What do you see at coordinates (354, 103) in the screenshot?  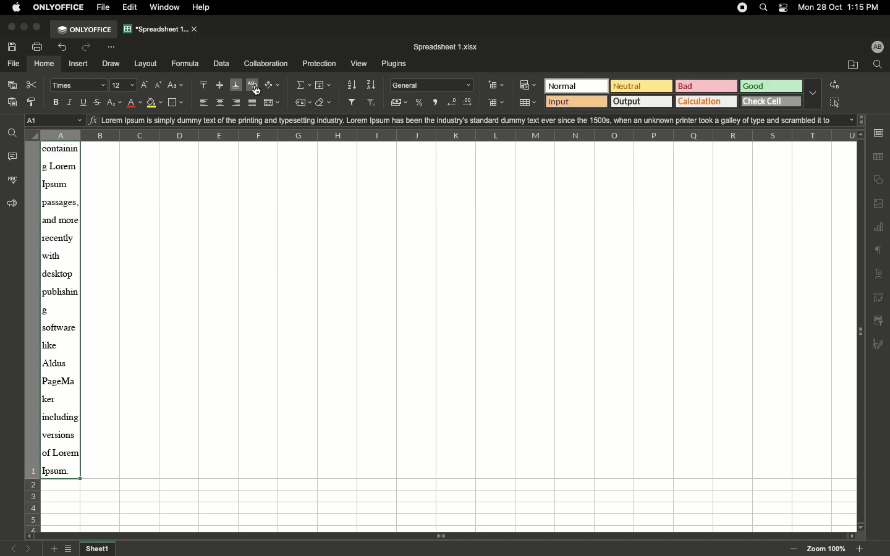 I see `Filter` at bounding box center [354, 103].